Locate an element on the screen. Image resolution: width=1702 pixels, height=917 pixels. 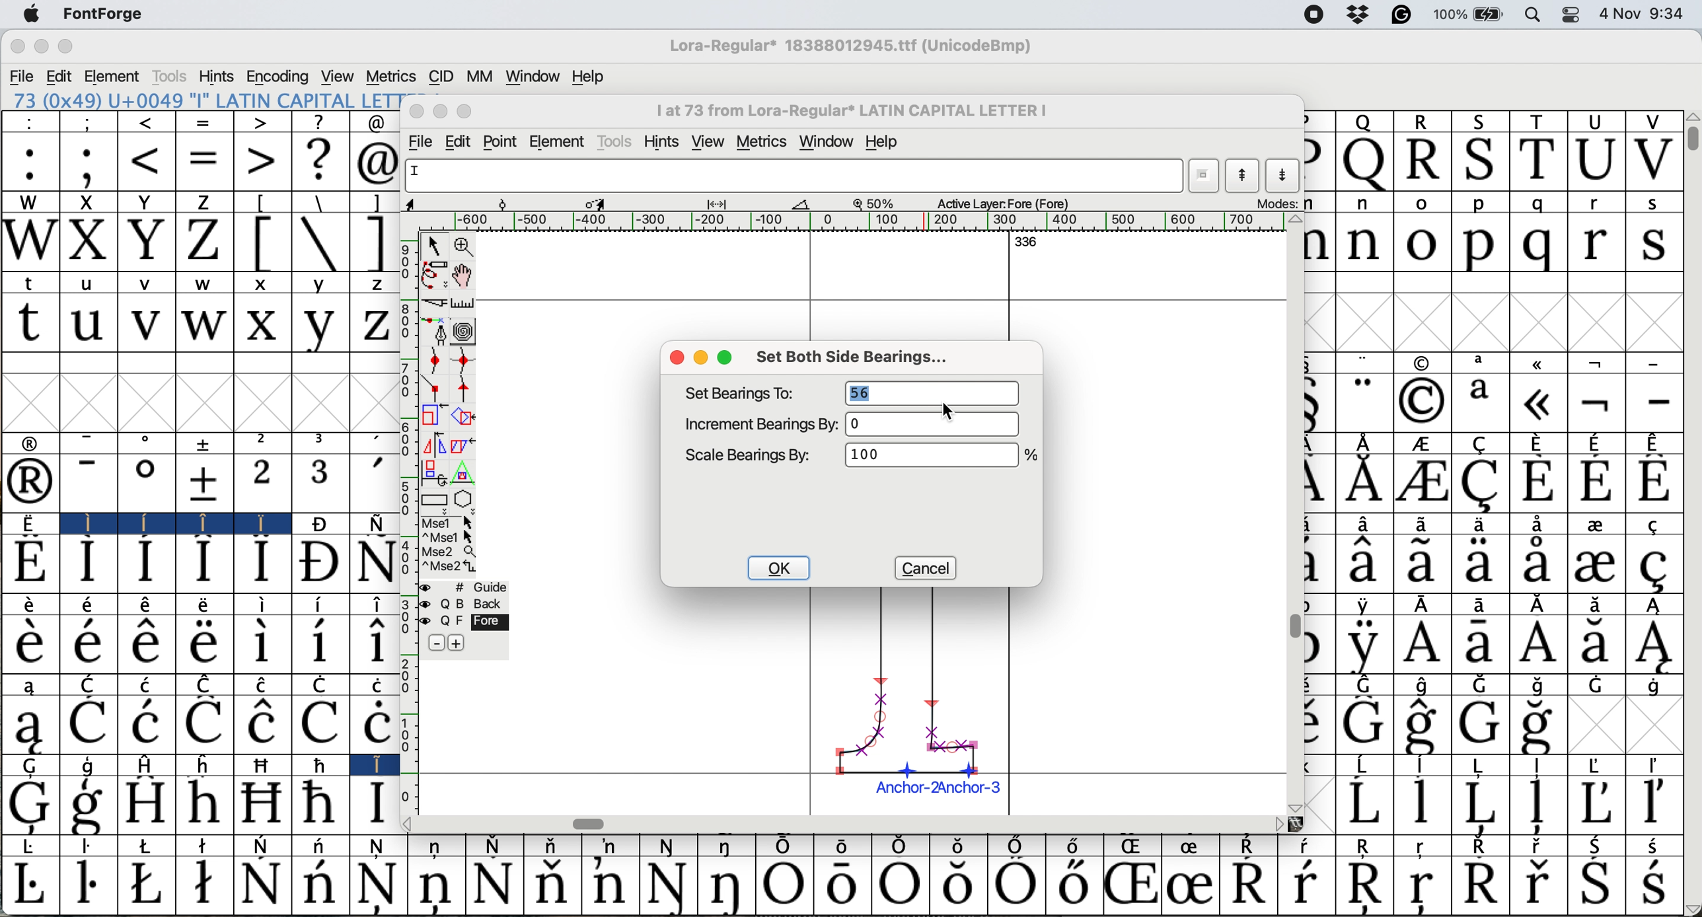
1000% is located at coordinates (930, 458).